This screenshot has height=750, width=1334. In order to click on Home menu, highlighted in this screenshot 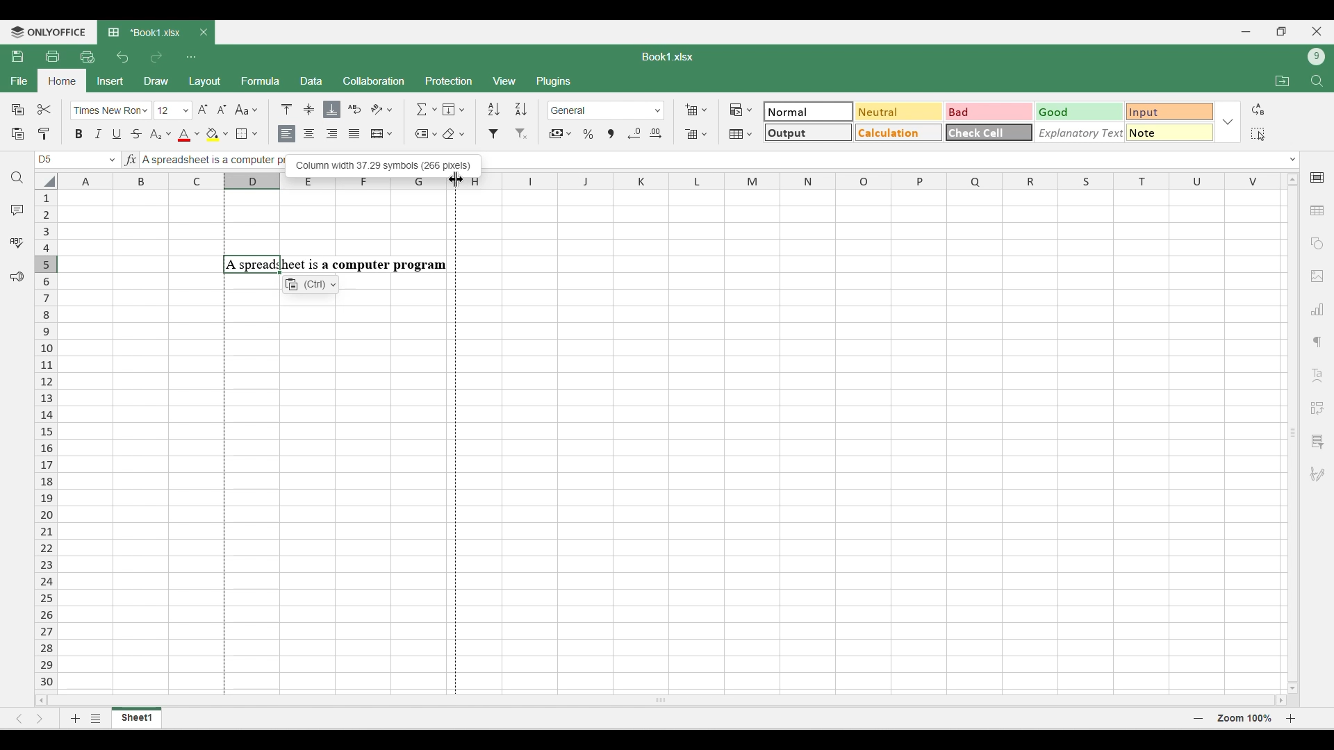, I will do `click(61, 81)`.